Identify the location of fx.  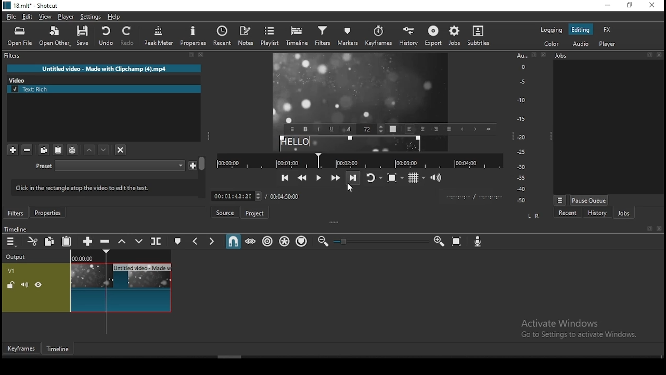
(608, 29).